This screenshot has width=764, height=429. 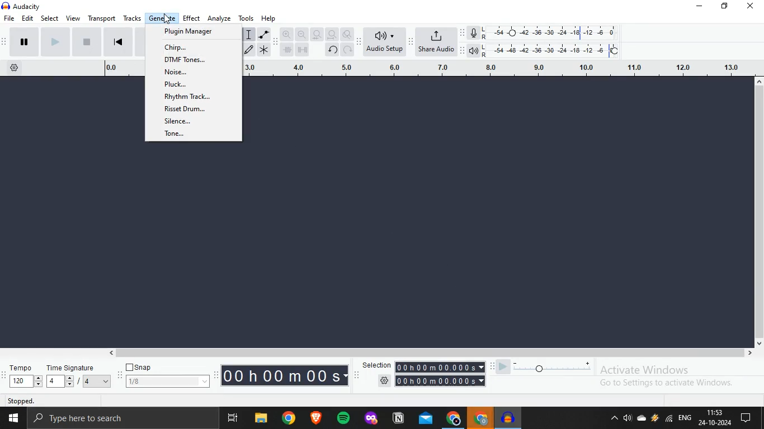 What do you see at coordinates (348, 51) in the screenshot?
I see `Refresh` at bounding box center [348, 51].